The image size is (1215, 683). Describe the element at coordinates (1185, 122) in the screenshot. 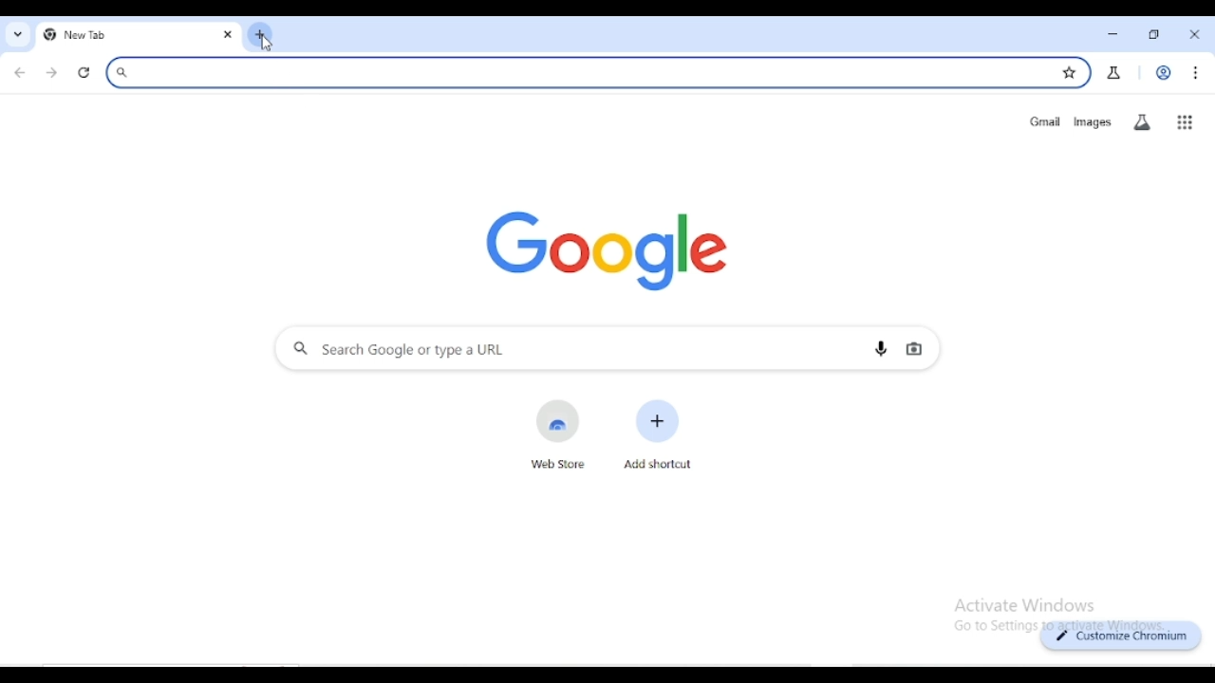

I see `google apps` at that location.